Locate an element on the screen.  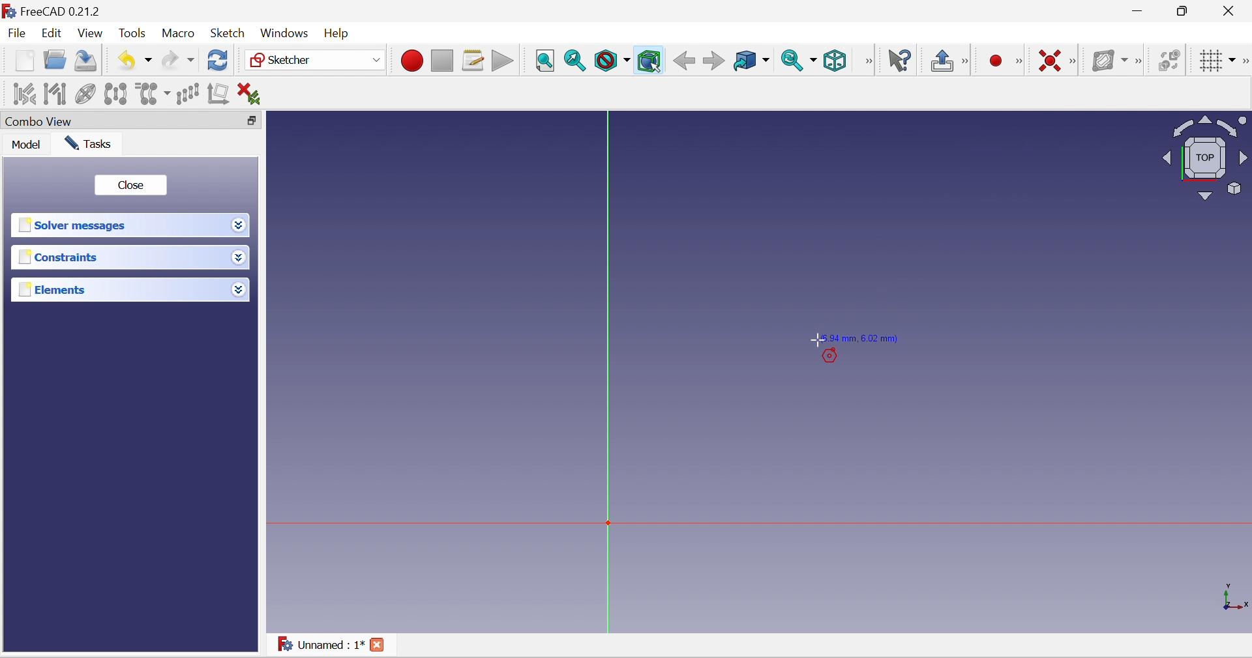
Isometric is located at coordinates (835, 61).